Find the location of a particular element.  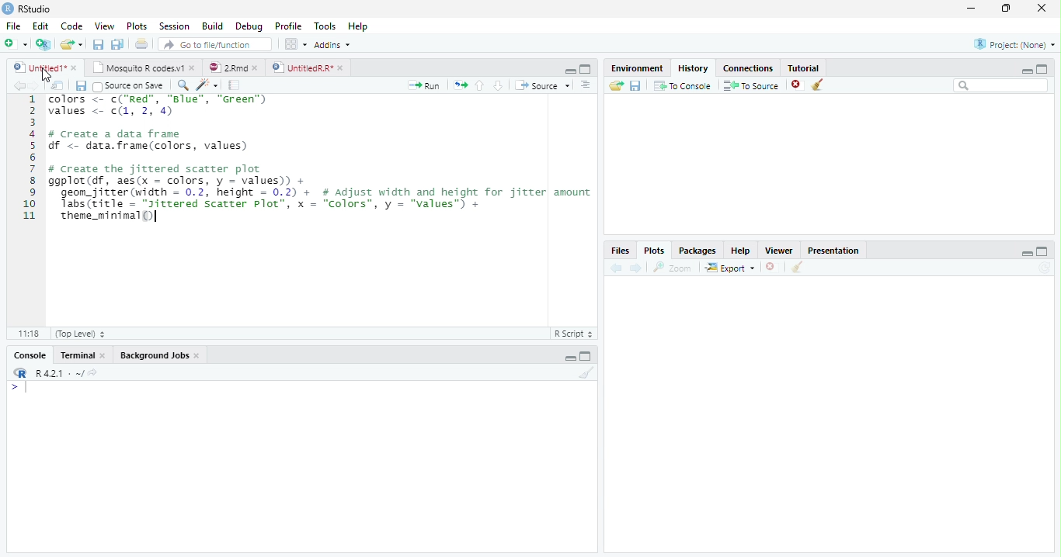

Console is located at coordinates (30, 355).